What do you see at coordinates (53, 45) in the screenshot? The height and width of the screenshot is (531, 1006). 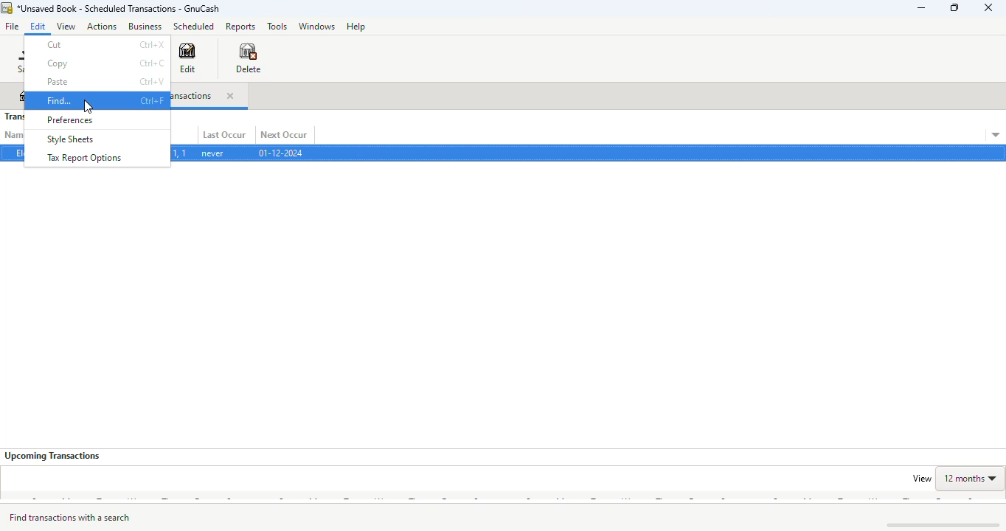 I see `cut` at bounding box center [53, 45].